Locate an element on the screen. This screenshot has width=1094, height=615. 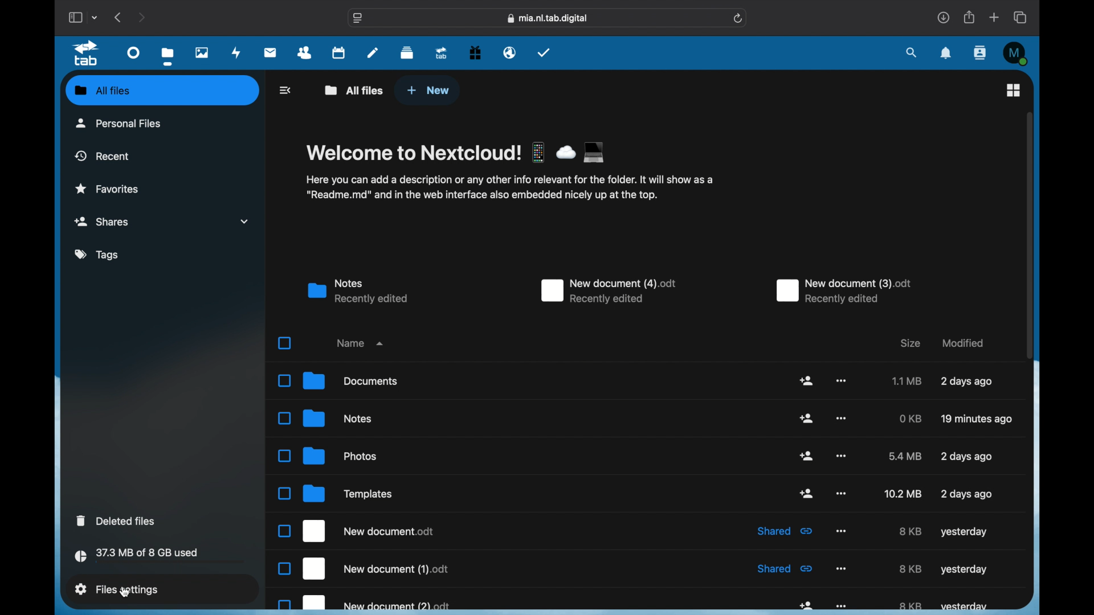
new document is located at coordinates (357, 531).